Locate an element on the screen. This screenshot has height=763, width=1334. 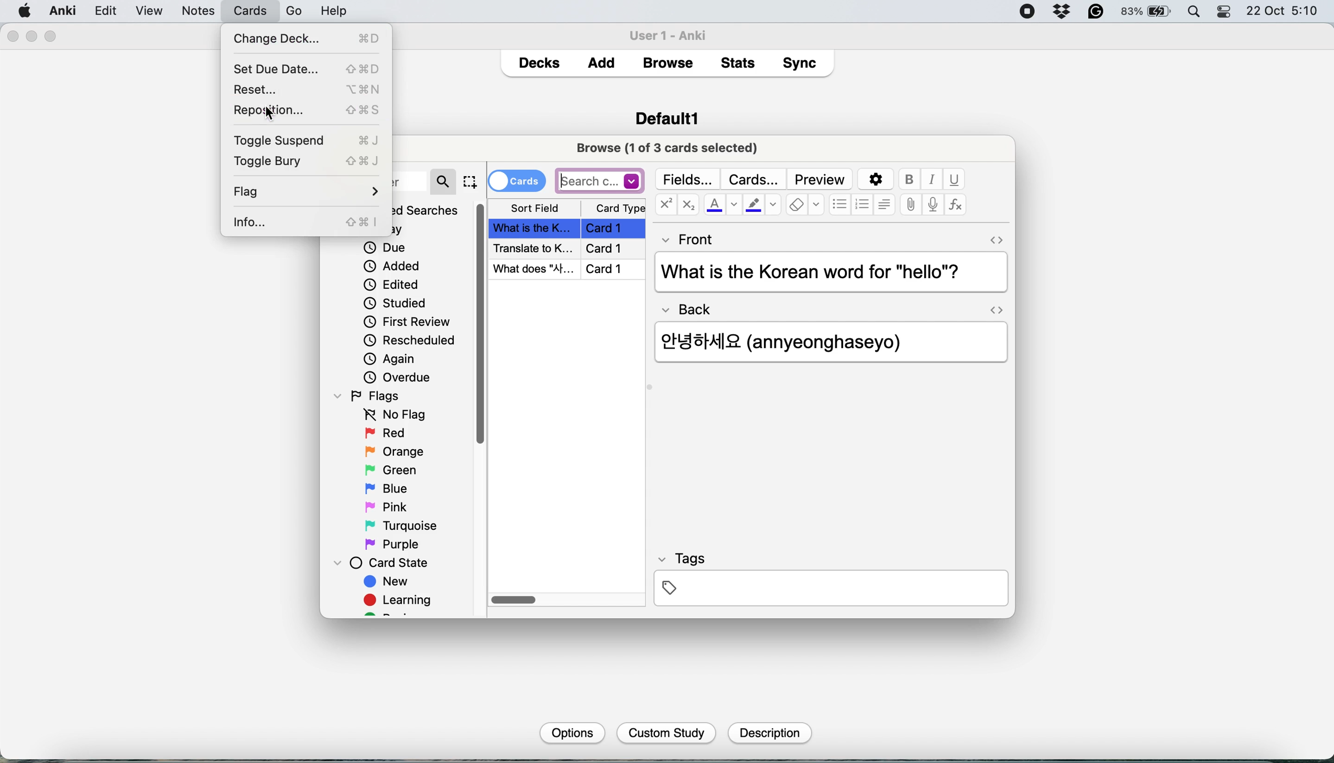
reposition is located at coordinates (309, 109).